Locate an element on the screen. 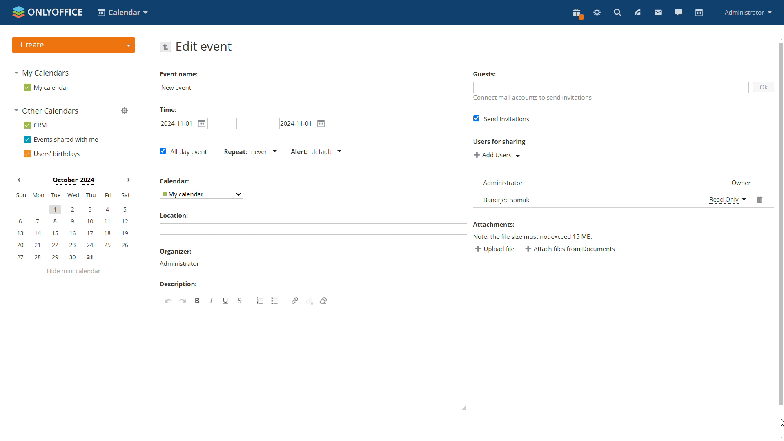 The height and width of the screenshot is (441, 784). mini calendar is located at coordinates (73, 227).